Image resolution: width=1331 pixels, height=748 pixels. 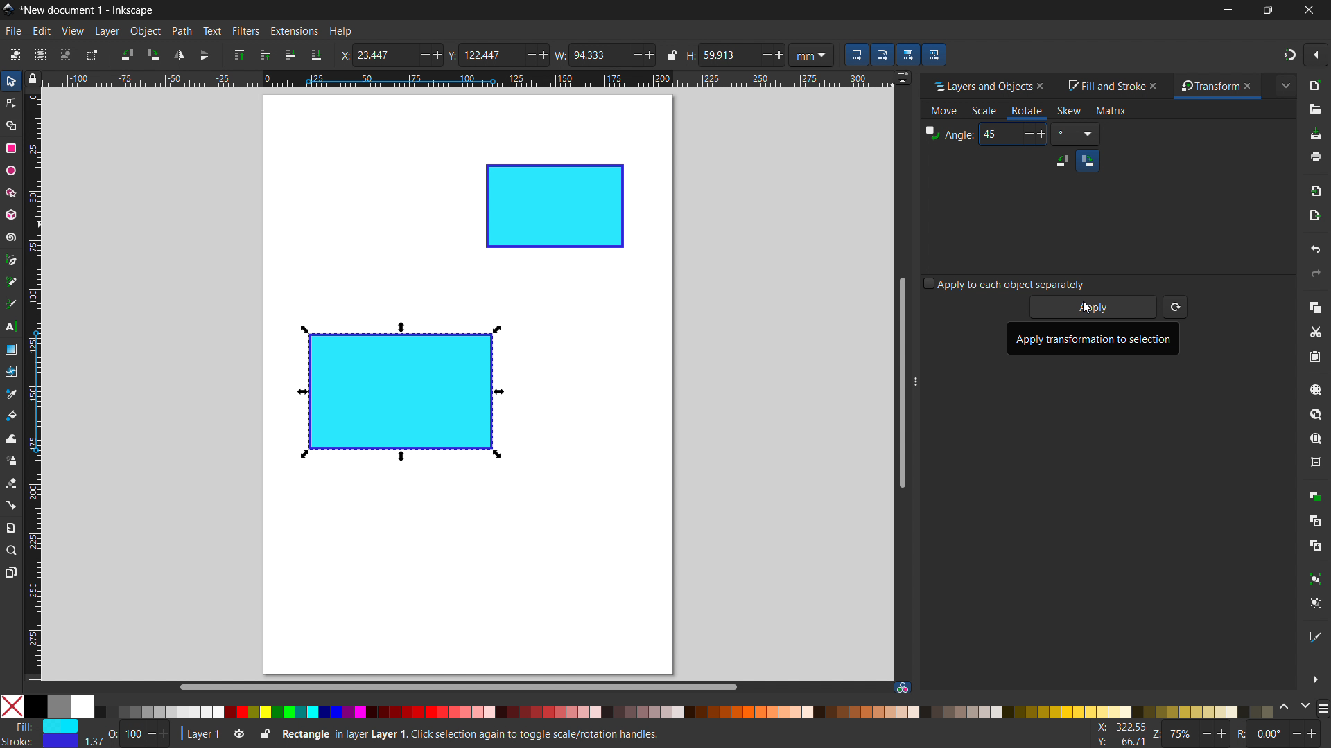 I want to click on close, so click(x=1156, y=85).